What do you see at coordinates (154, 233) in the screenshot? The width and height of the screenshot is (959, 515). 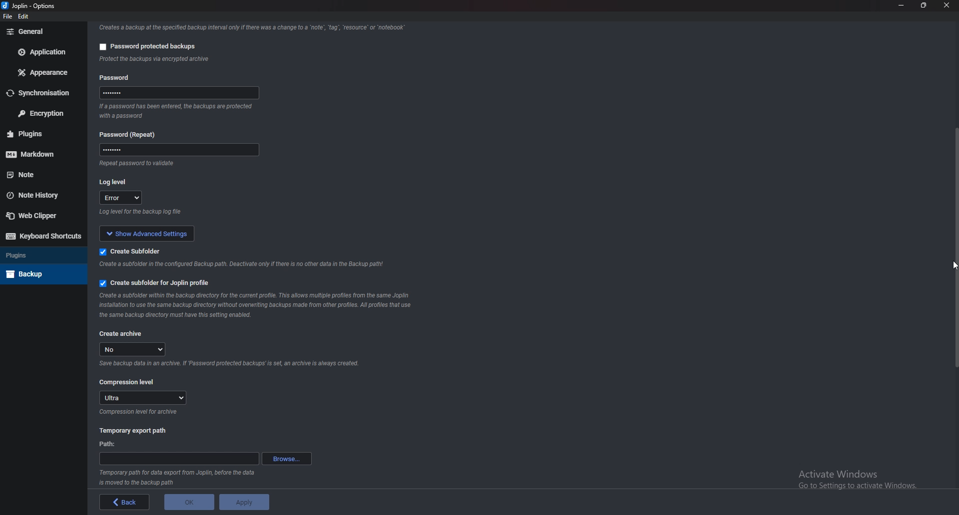 I see `show advanced setting` at bounding box center [154, 233].